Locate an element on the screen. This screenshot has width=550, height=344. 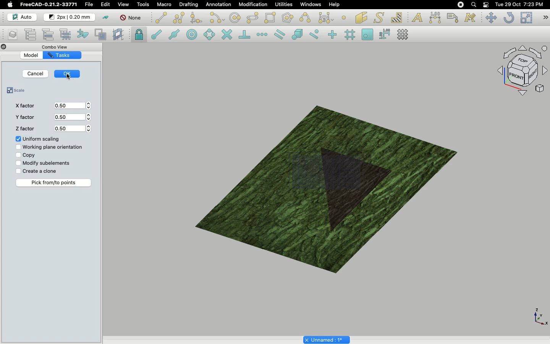
Notification is located at coordinates (486, 4).